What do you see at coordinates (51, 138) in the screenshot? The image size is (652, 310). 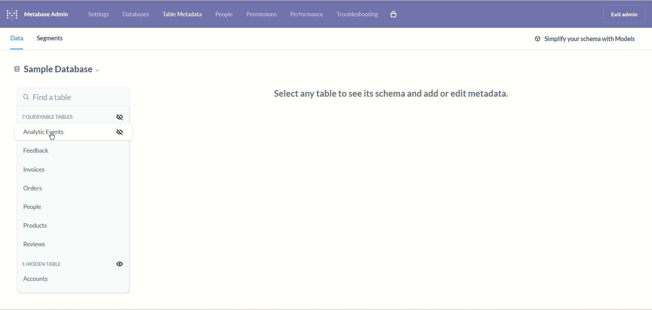 I see `cursor` at bounding box center [51, 138].